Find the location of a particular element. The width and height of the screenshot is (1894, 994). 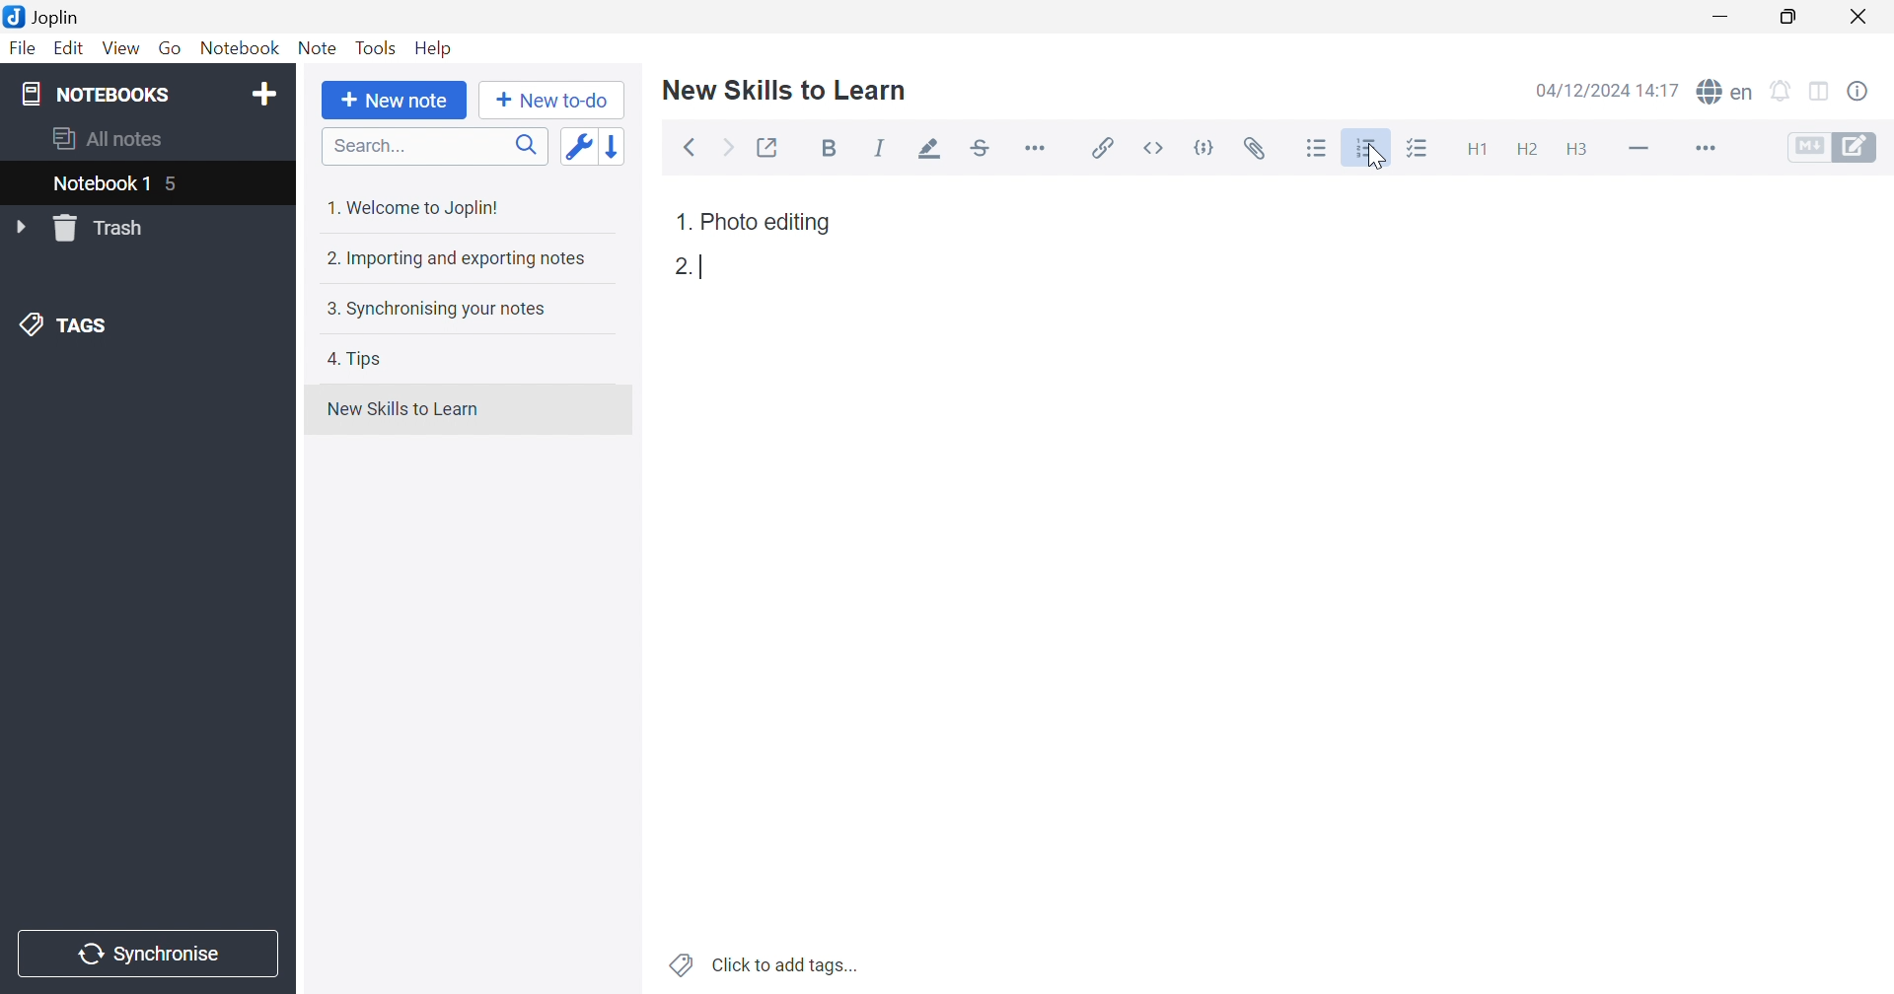

More... is located at coordinates (1703, 150).